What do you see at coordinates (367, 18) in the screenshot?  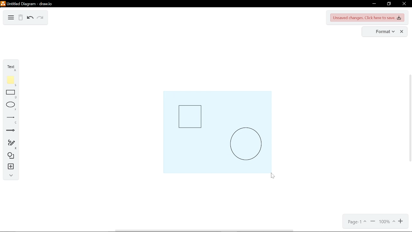 I see `unsaved changes. Click here to save` at bounding box center [367, 18].